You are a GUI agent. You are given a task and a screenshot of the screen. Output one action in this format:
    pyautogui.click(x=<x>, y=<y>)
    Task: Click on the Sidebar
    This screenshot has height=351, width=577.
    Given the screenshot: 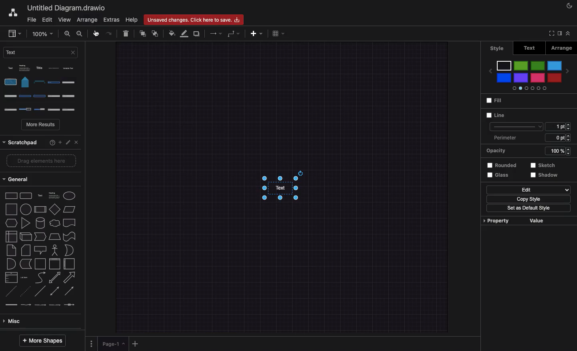 What is the action you would take?
    pyautogui.click(x=14, y=34)
    